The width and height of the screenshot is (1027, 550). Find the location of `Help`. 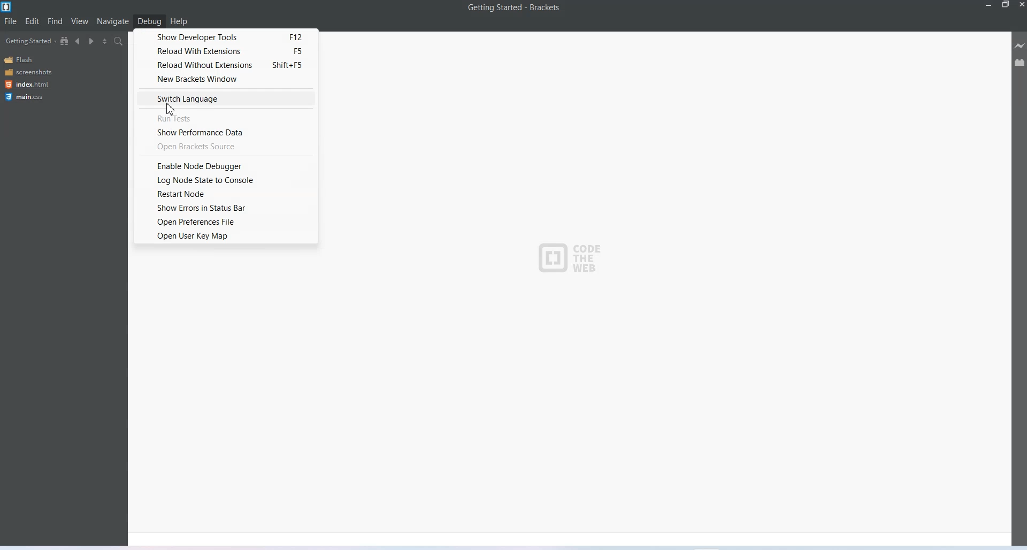

Help is located at coordinates (179, 21).